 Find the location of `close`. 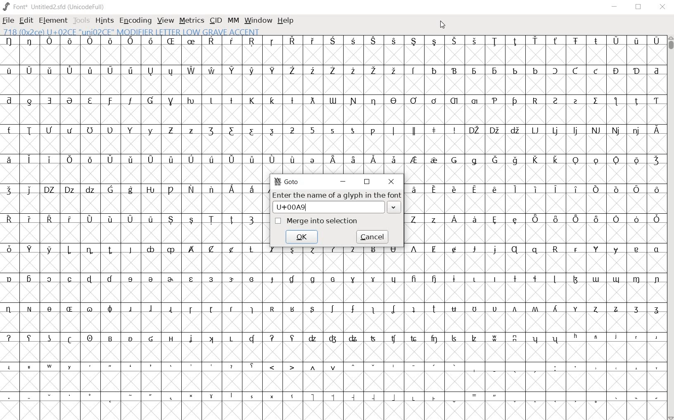

close is located at coordinates (392, 181).